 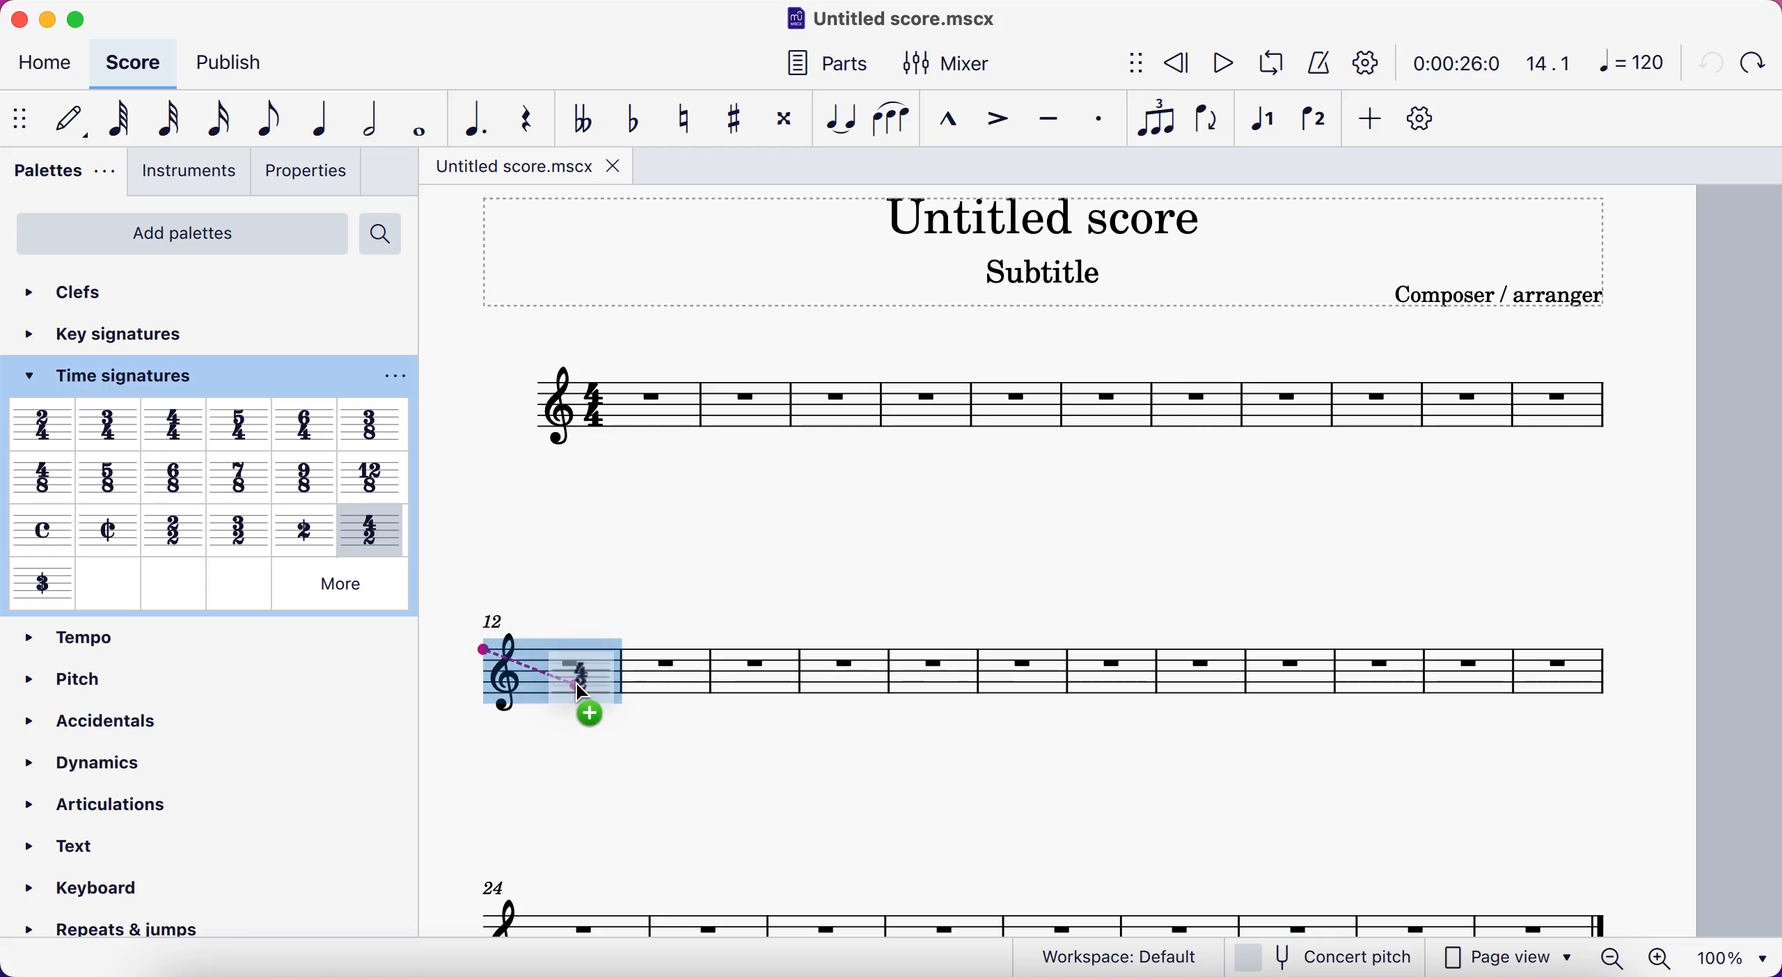 What do you see at coordinates (214, 118) in the screenshot?
I see `16th note` at bounding box center [214, 118].